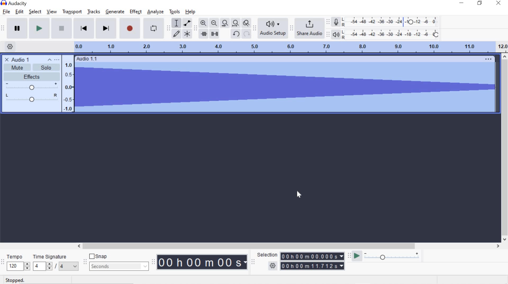  Describe the element at coordinates (235, 23) in the screenshot. I see `Fit project to width` at that location.